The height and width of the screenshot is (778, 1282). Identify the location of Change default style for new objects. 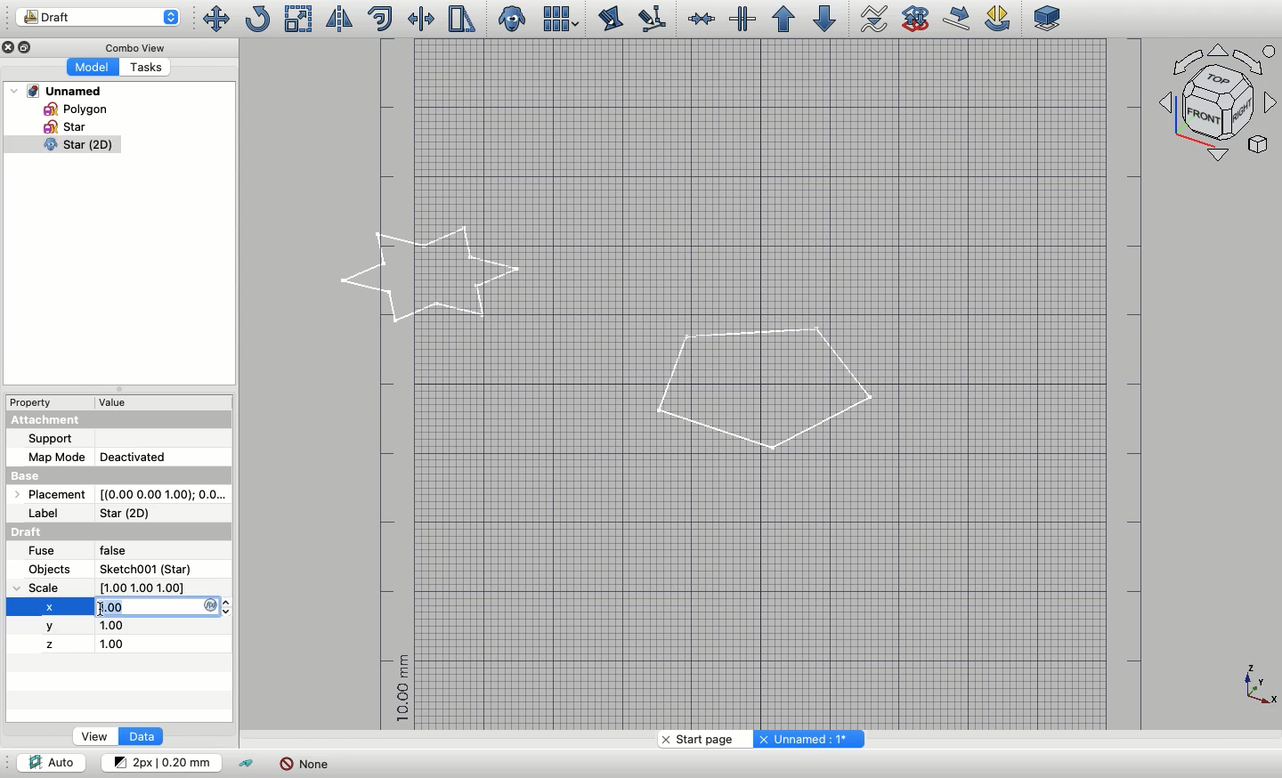
(159, 761).